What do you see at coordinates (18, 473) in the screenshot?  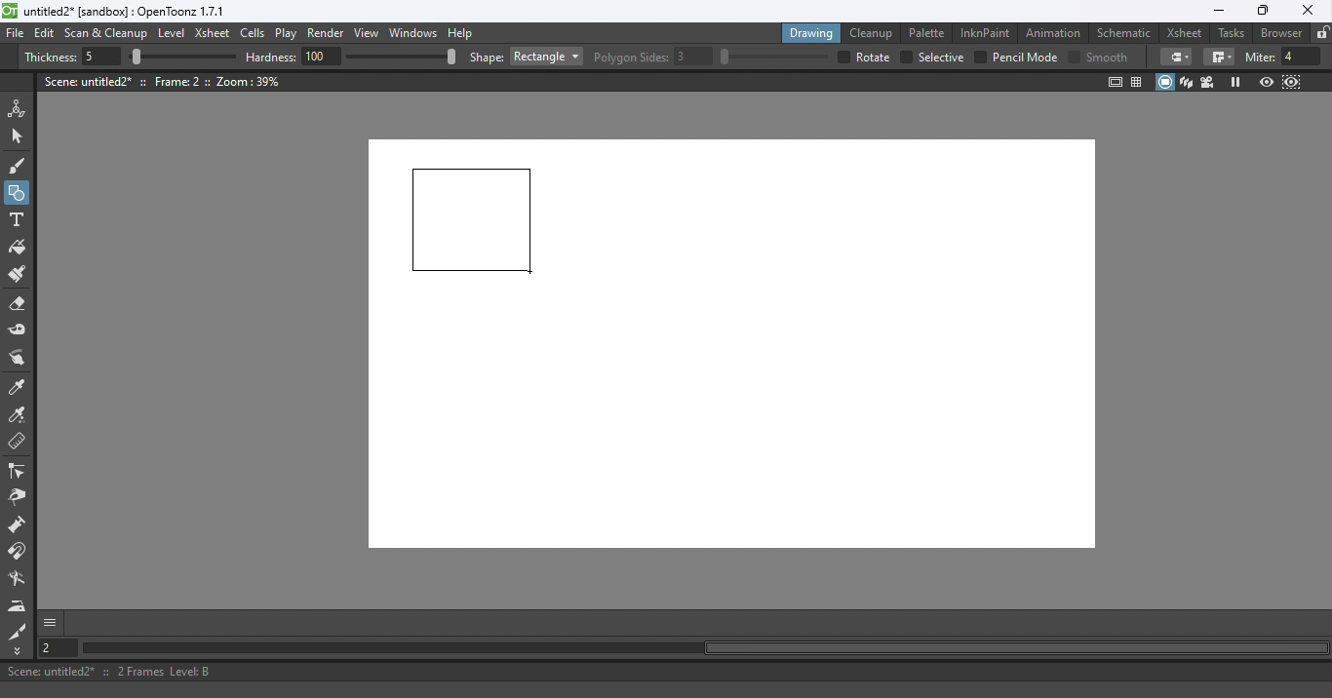 I see `Control point editor tool` at bounding box center [18, 473].